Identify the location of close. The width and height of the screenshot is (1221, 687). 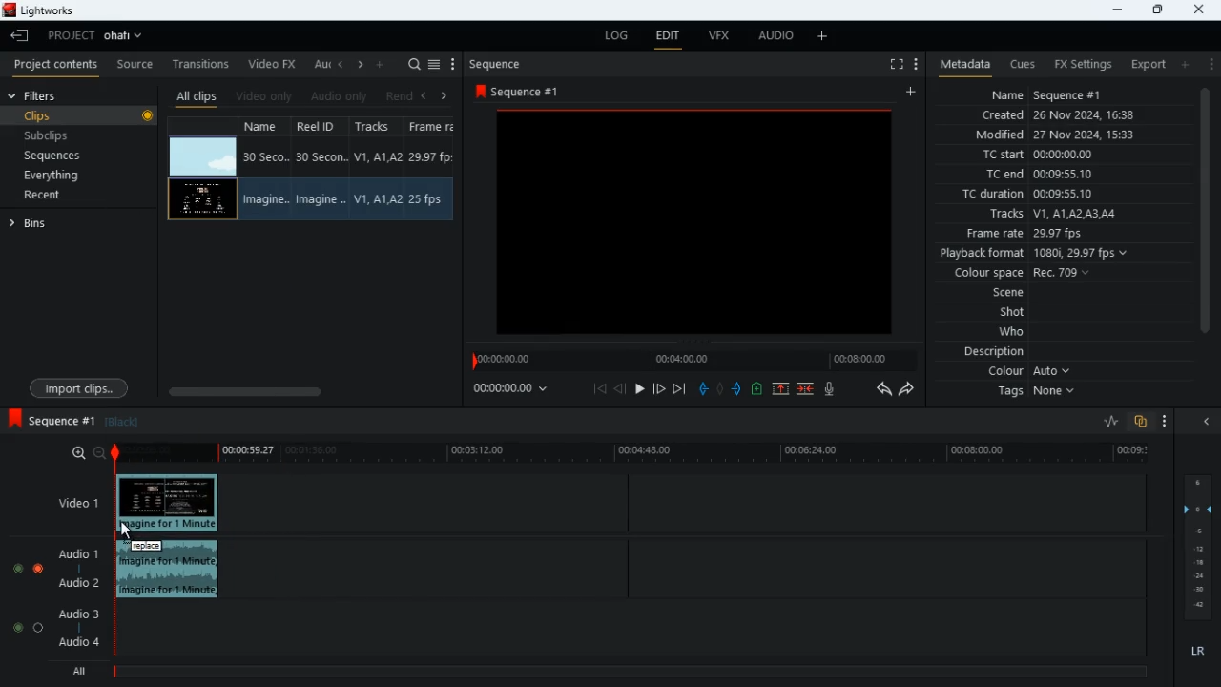
(1200, 8).